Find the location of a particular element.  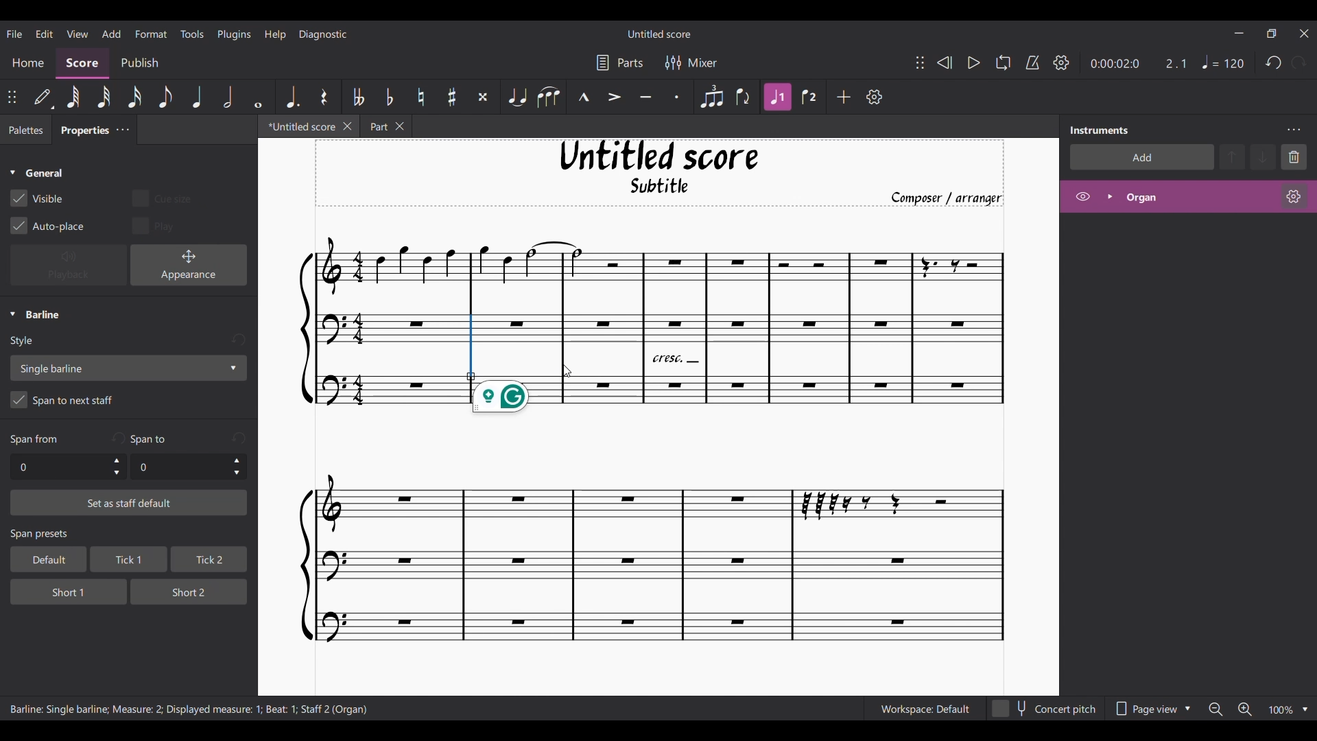

Type in Span from is located at coordinates (58, 467).